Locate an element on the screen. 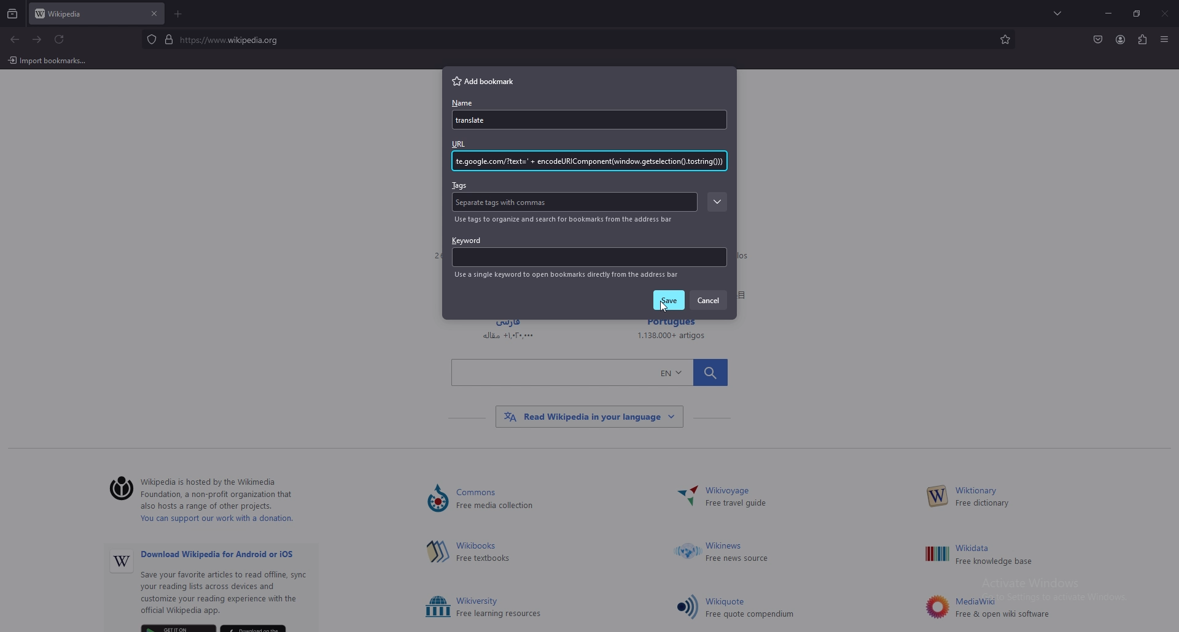 The image size is (1179, 632). tab is located at coordinates (84, 15).